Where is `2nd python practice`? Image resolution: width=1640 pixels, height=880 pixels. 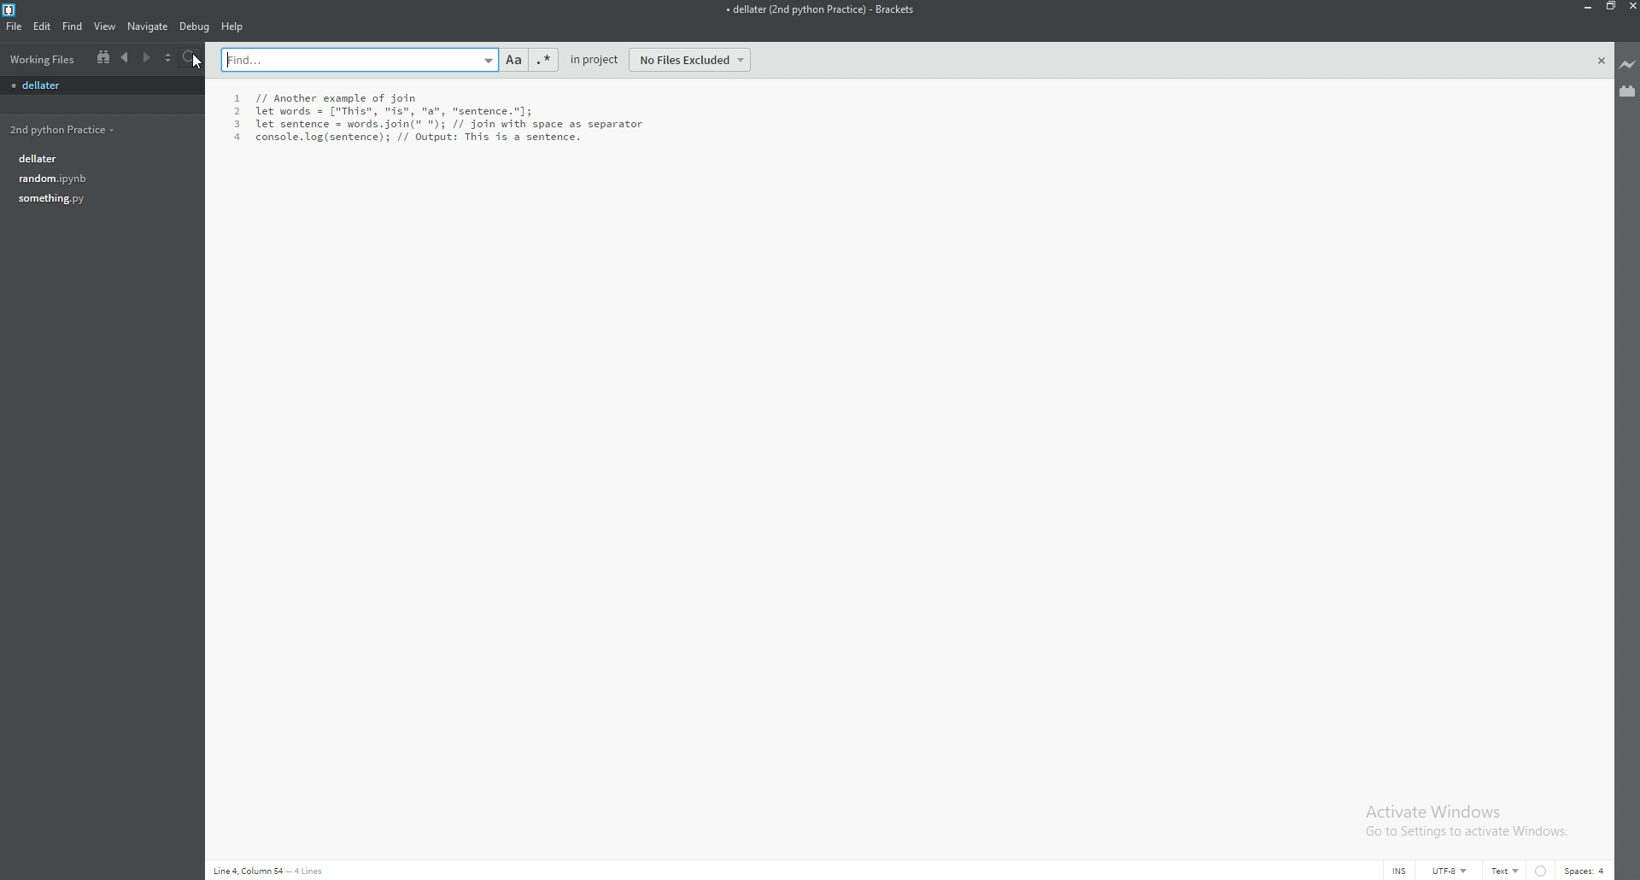 2nd python practice is located at coordinates (62, 129).